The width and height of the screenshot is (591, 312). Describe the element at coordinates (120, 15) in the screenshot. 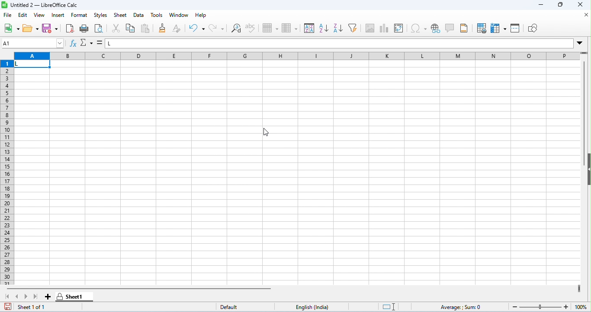

I see `sheet` at that location.